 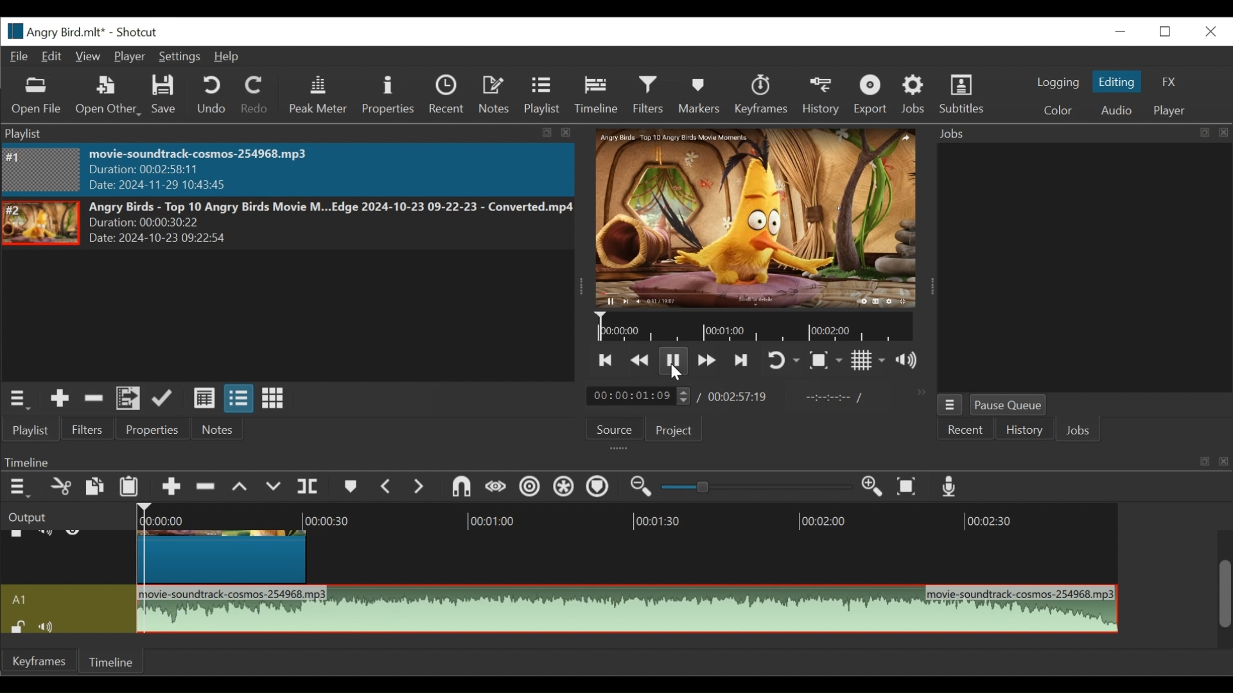 I want to click on History, so click(x=1024, y=430).